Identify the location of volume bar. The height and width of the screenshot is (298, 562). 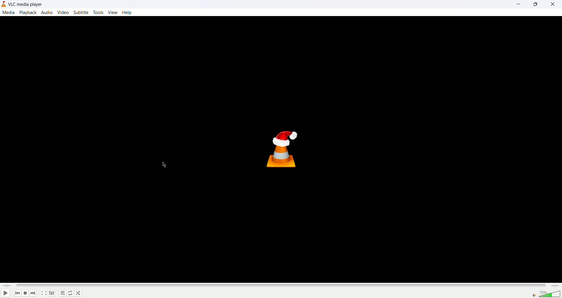
(550, 294).